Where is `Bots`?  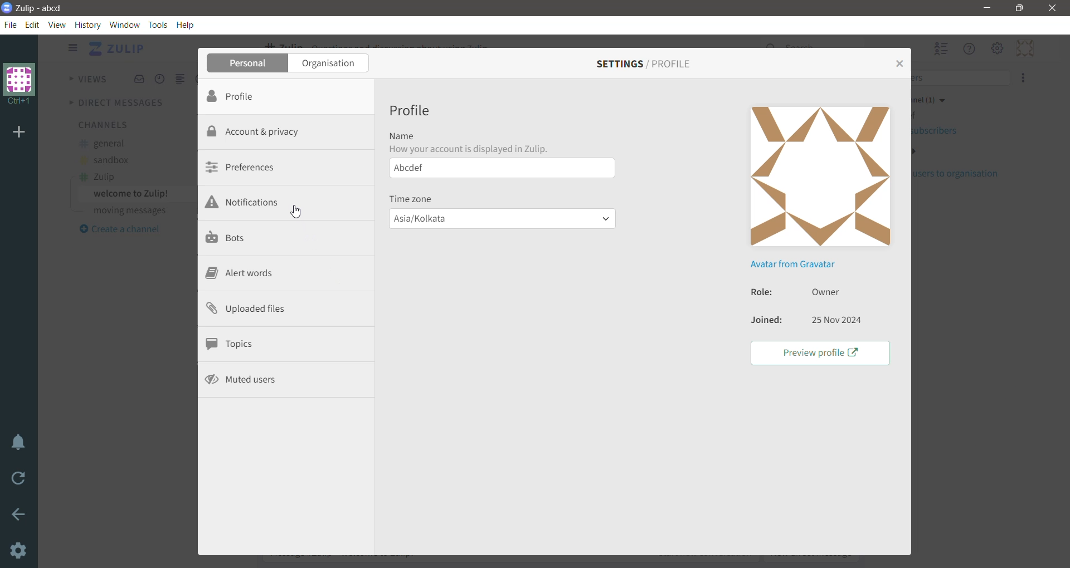 Bots is located at coordinates (228, 238).